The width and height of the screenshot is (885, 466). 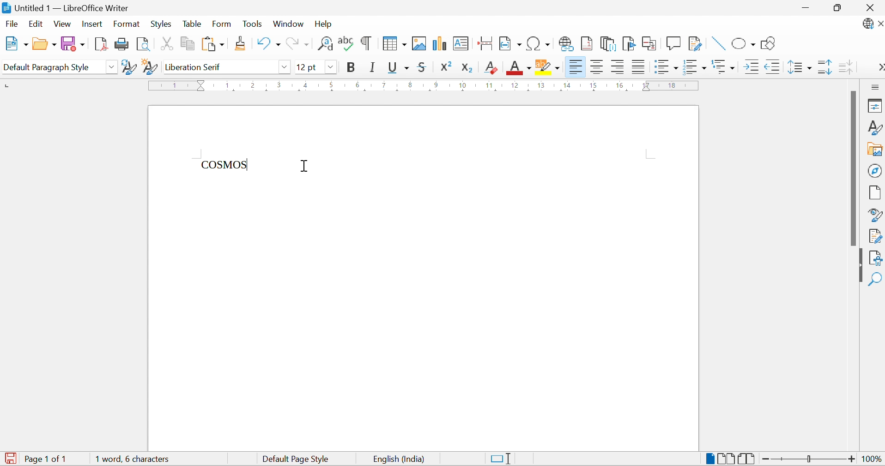 I want to click on Insert Page Break, so click(x=484, y=43).